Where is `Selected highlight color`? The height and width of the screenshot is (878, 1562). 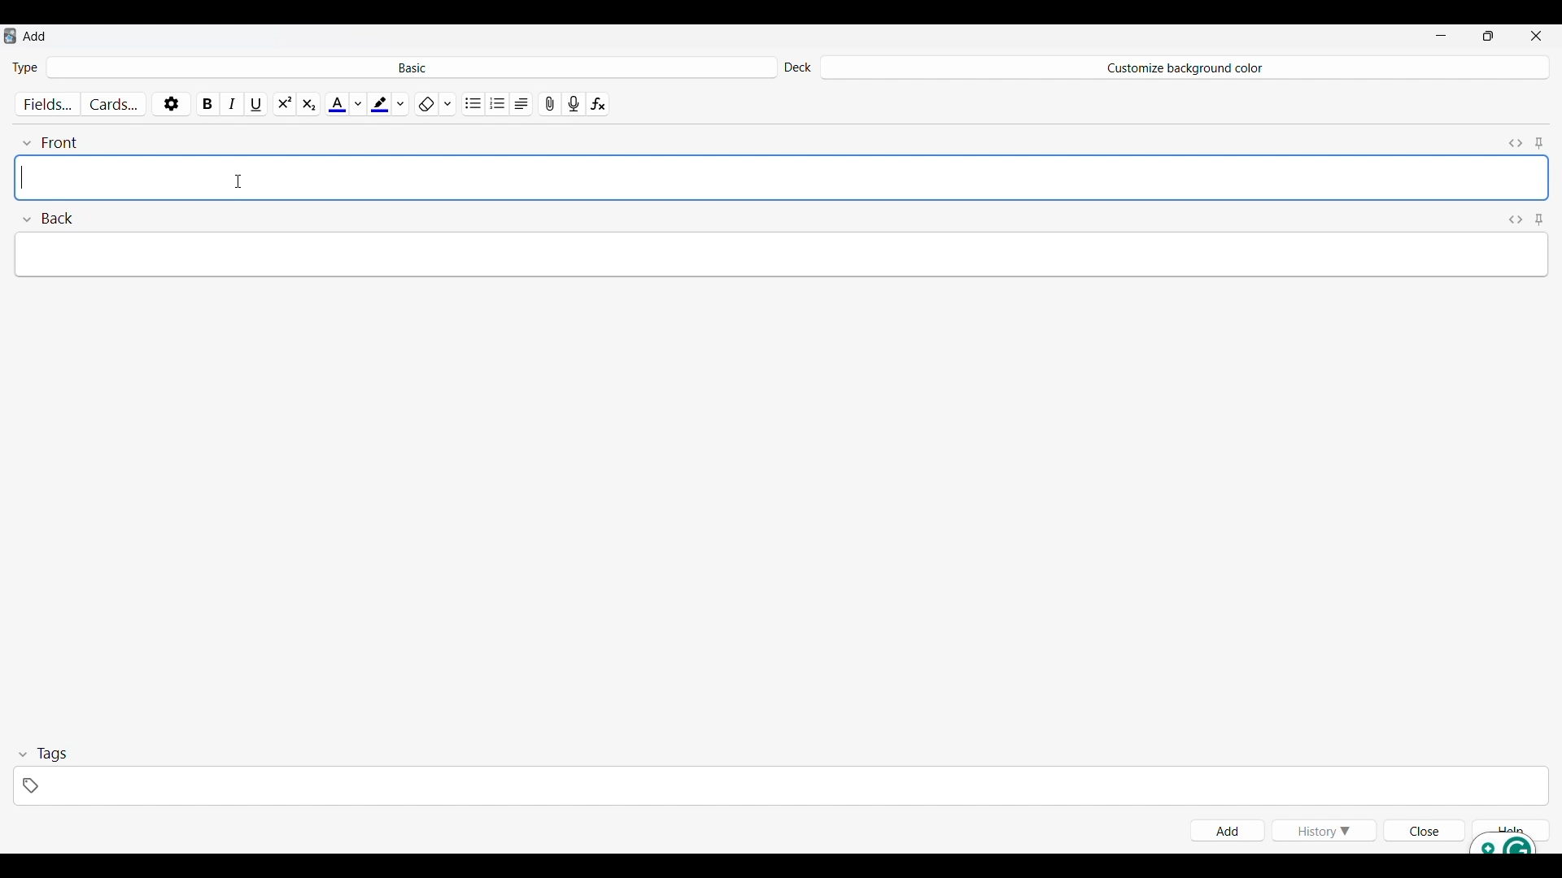 Selected highlight color is located at coordinates (379, 101).